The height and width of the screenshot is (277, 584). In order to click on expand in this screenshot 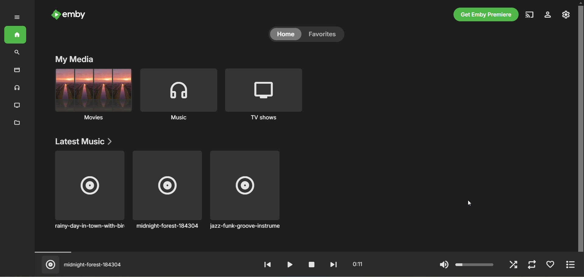, I will do `click(18, 18)`.